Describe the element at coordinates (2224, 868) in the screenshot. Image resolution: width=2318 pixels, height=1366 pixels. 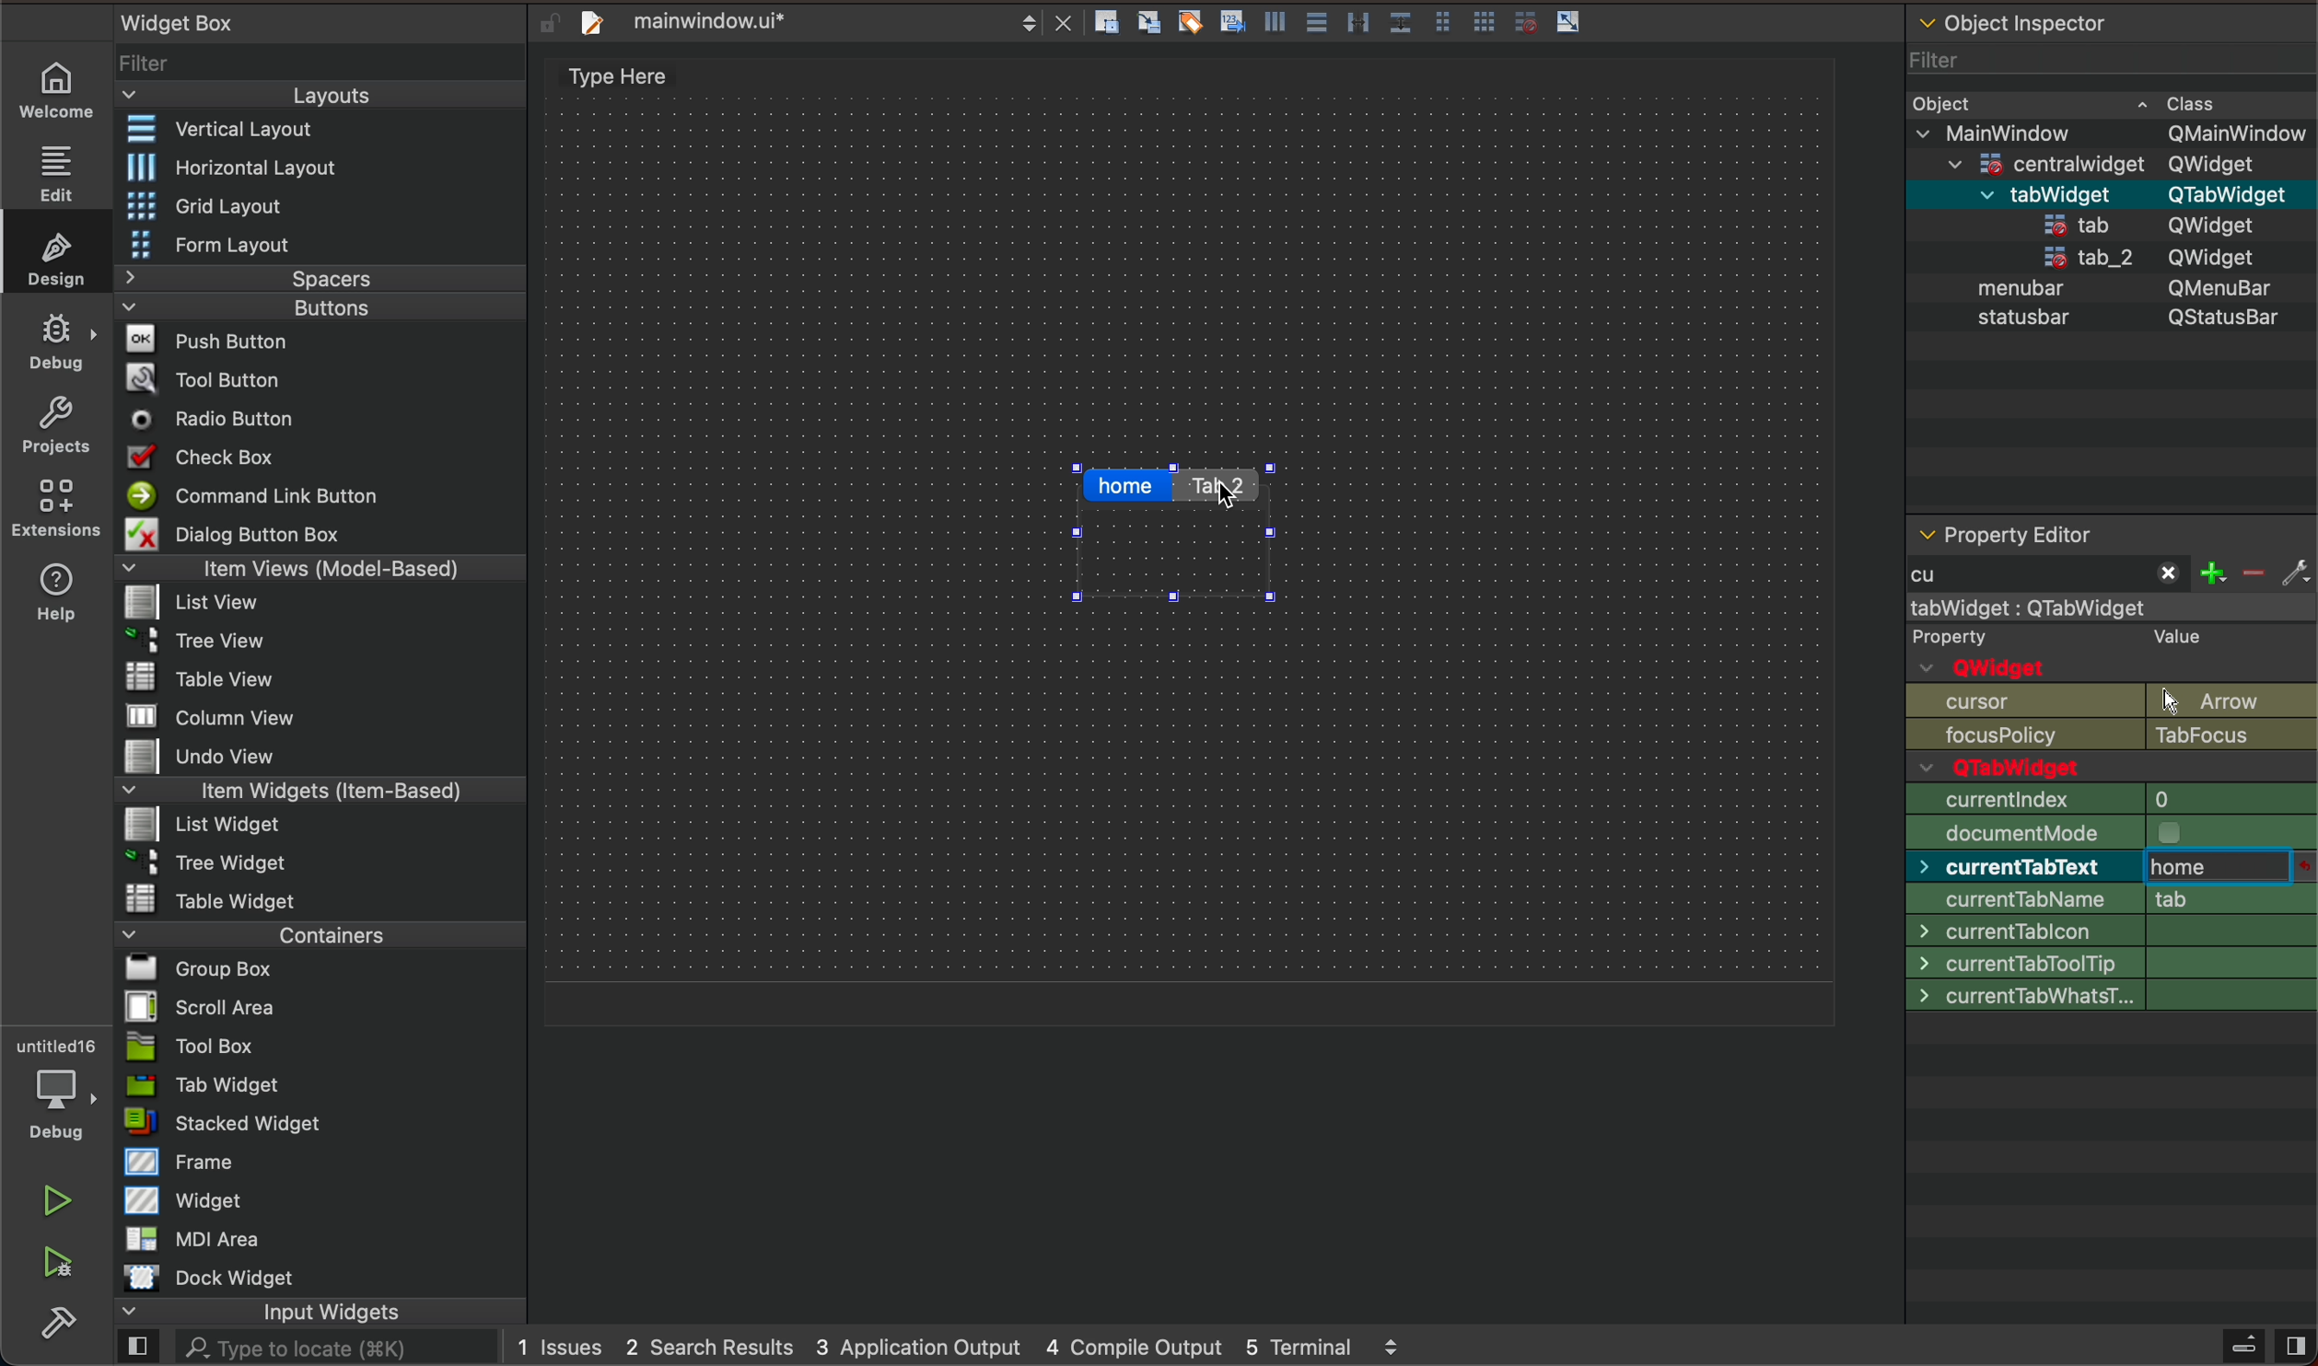
I see `after type` at that location.